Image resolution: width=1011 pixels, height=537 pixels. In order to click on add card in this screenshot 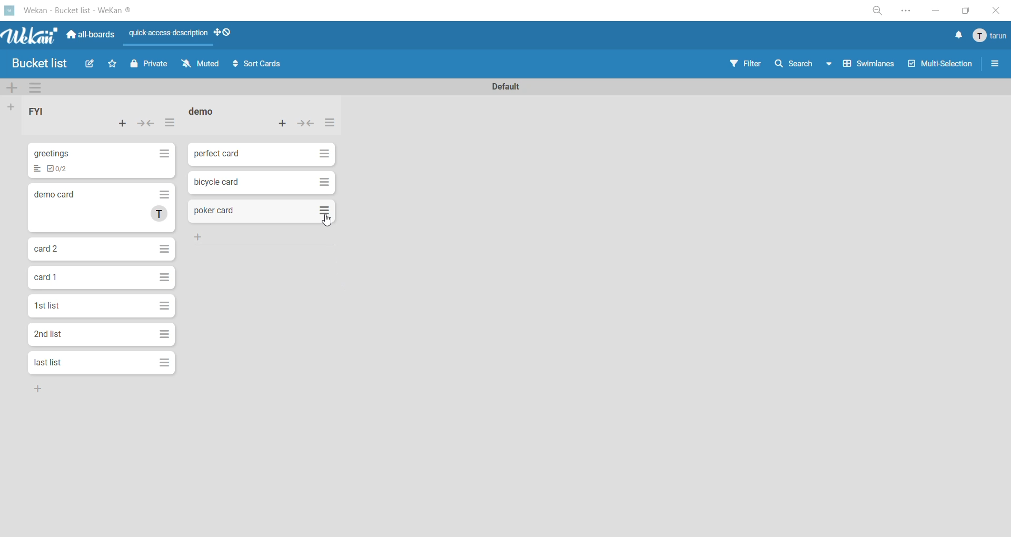, I will do `click(283, 123)`.